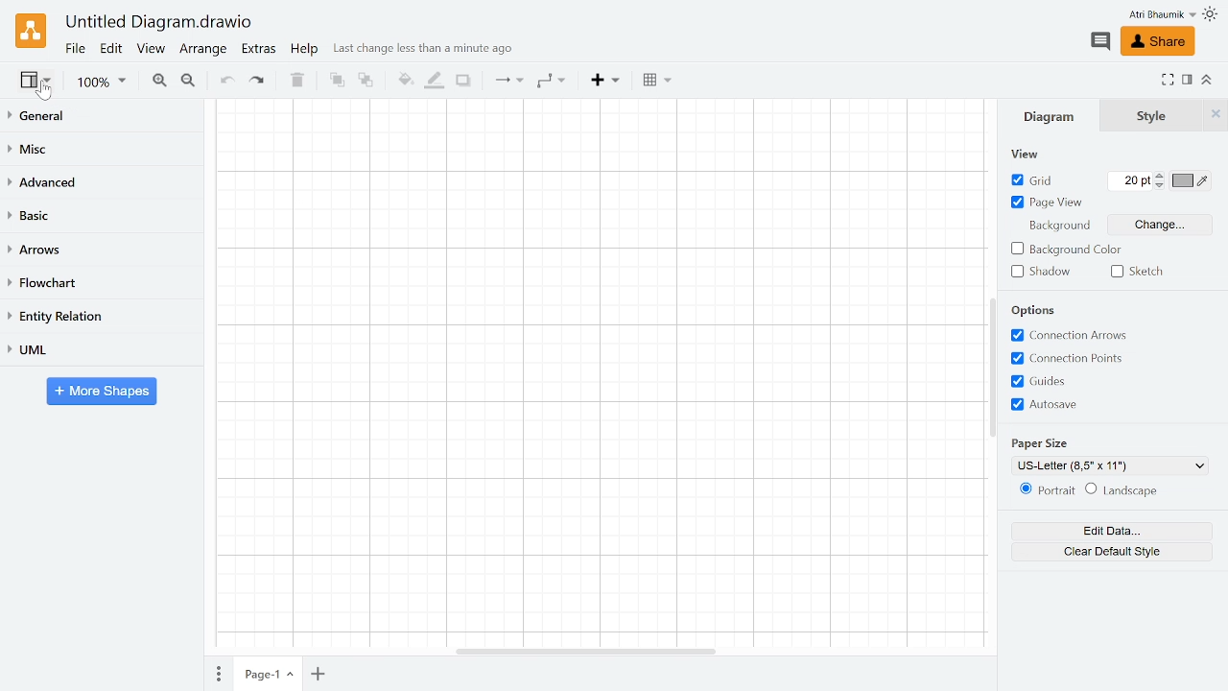 Image resolution: width=1228 pixels, height=691 pixels. What do you see at coordinates (1072, 333) in the screenshot?
I see `Connection arrows` at bounding box center [1072, 333].